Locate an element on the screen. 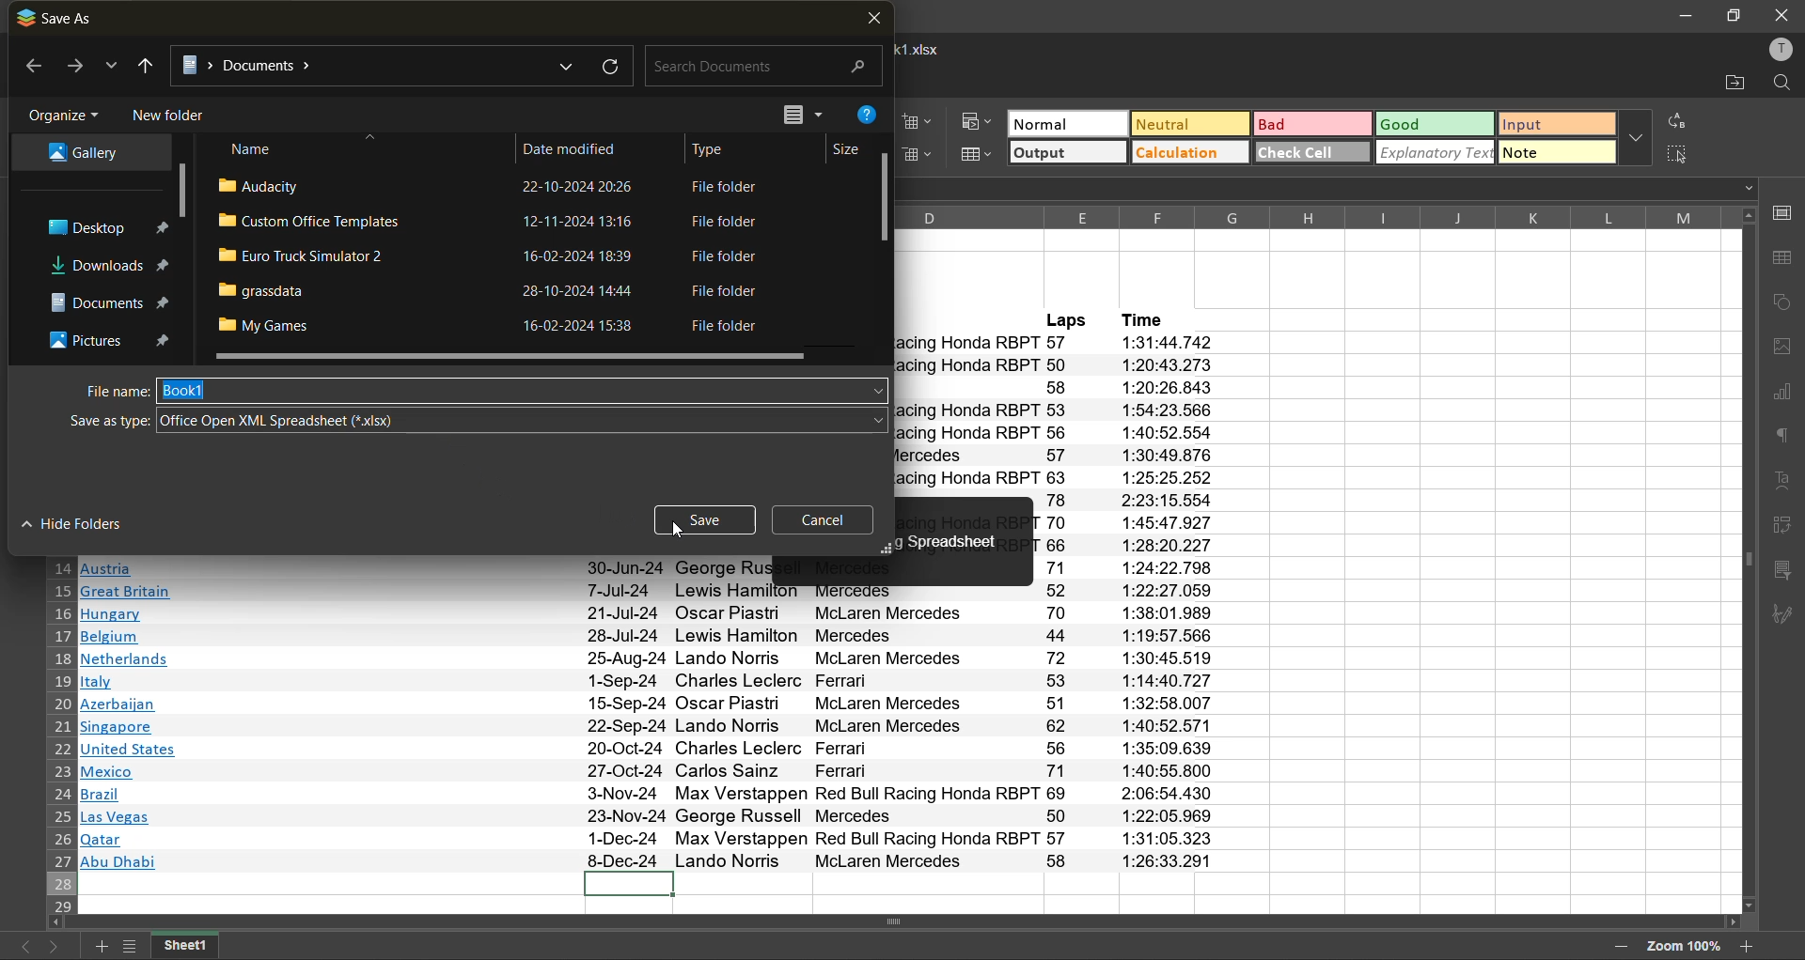 This screenshot has height=960, width=1805. save as is located at coordinates (61, 18).